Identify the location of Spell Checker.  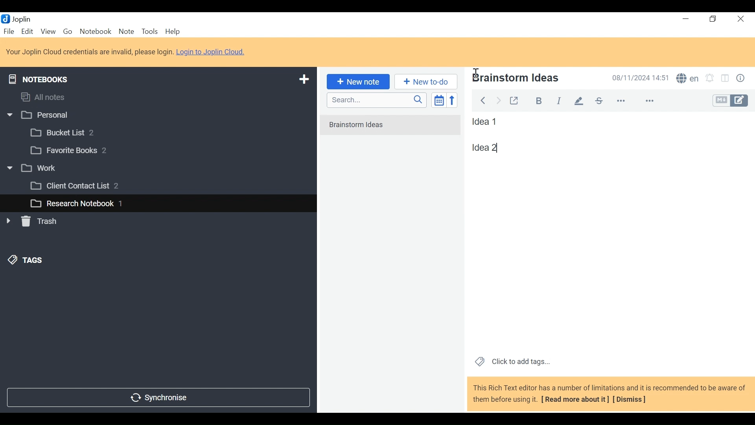
(687, 79).